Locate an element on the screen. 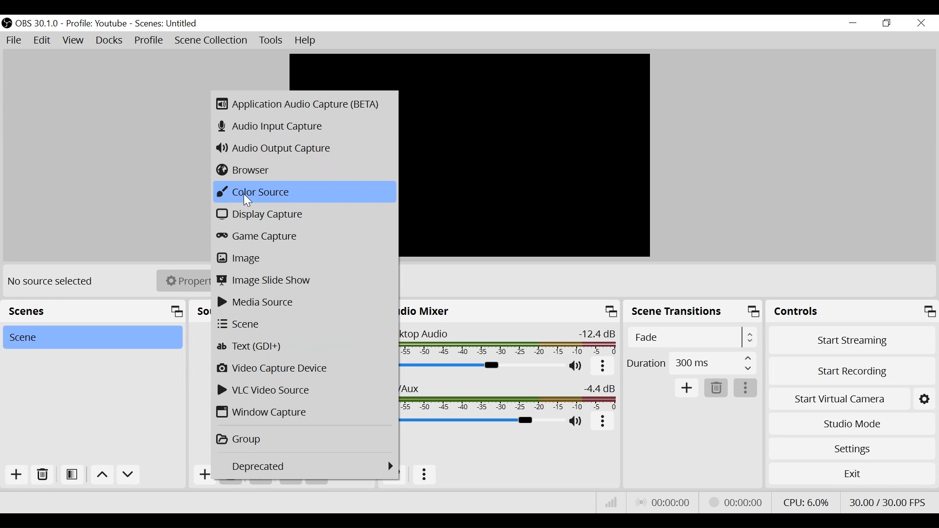 The width and height of the screenshot is (939, 528). OBS Version is located at coordinates (37, 23).